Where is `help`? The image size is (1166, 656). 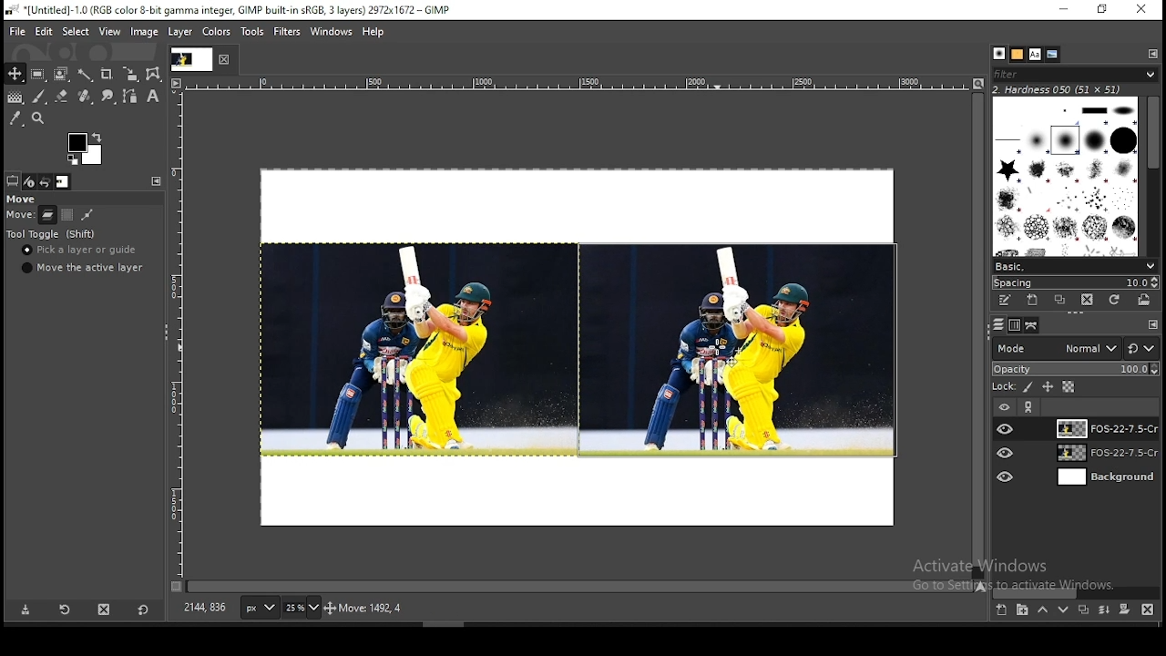
help is located at coordinates (373, 34).